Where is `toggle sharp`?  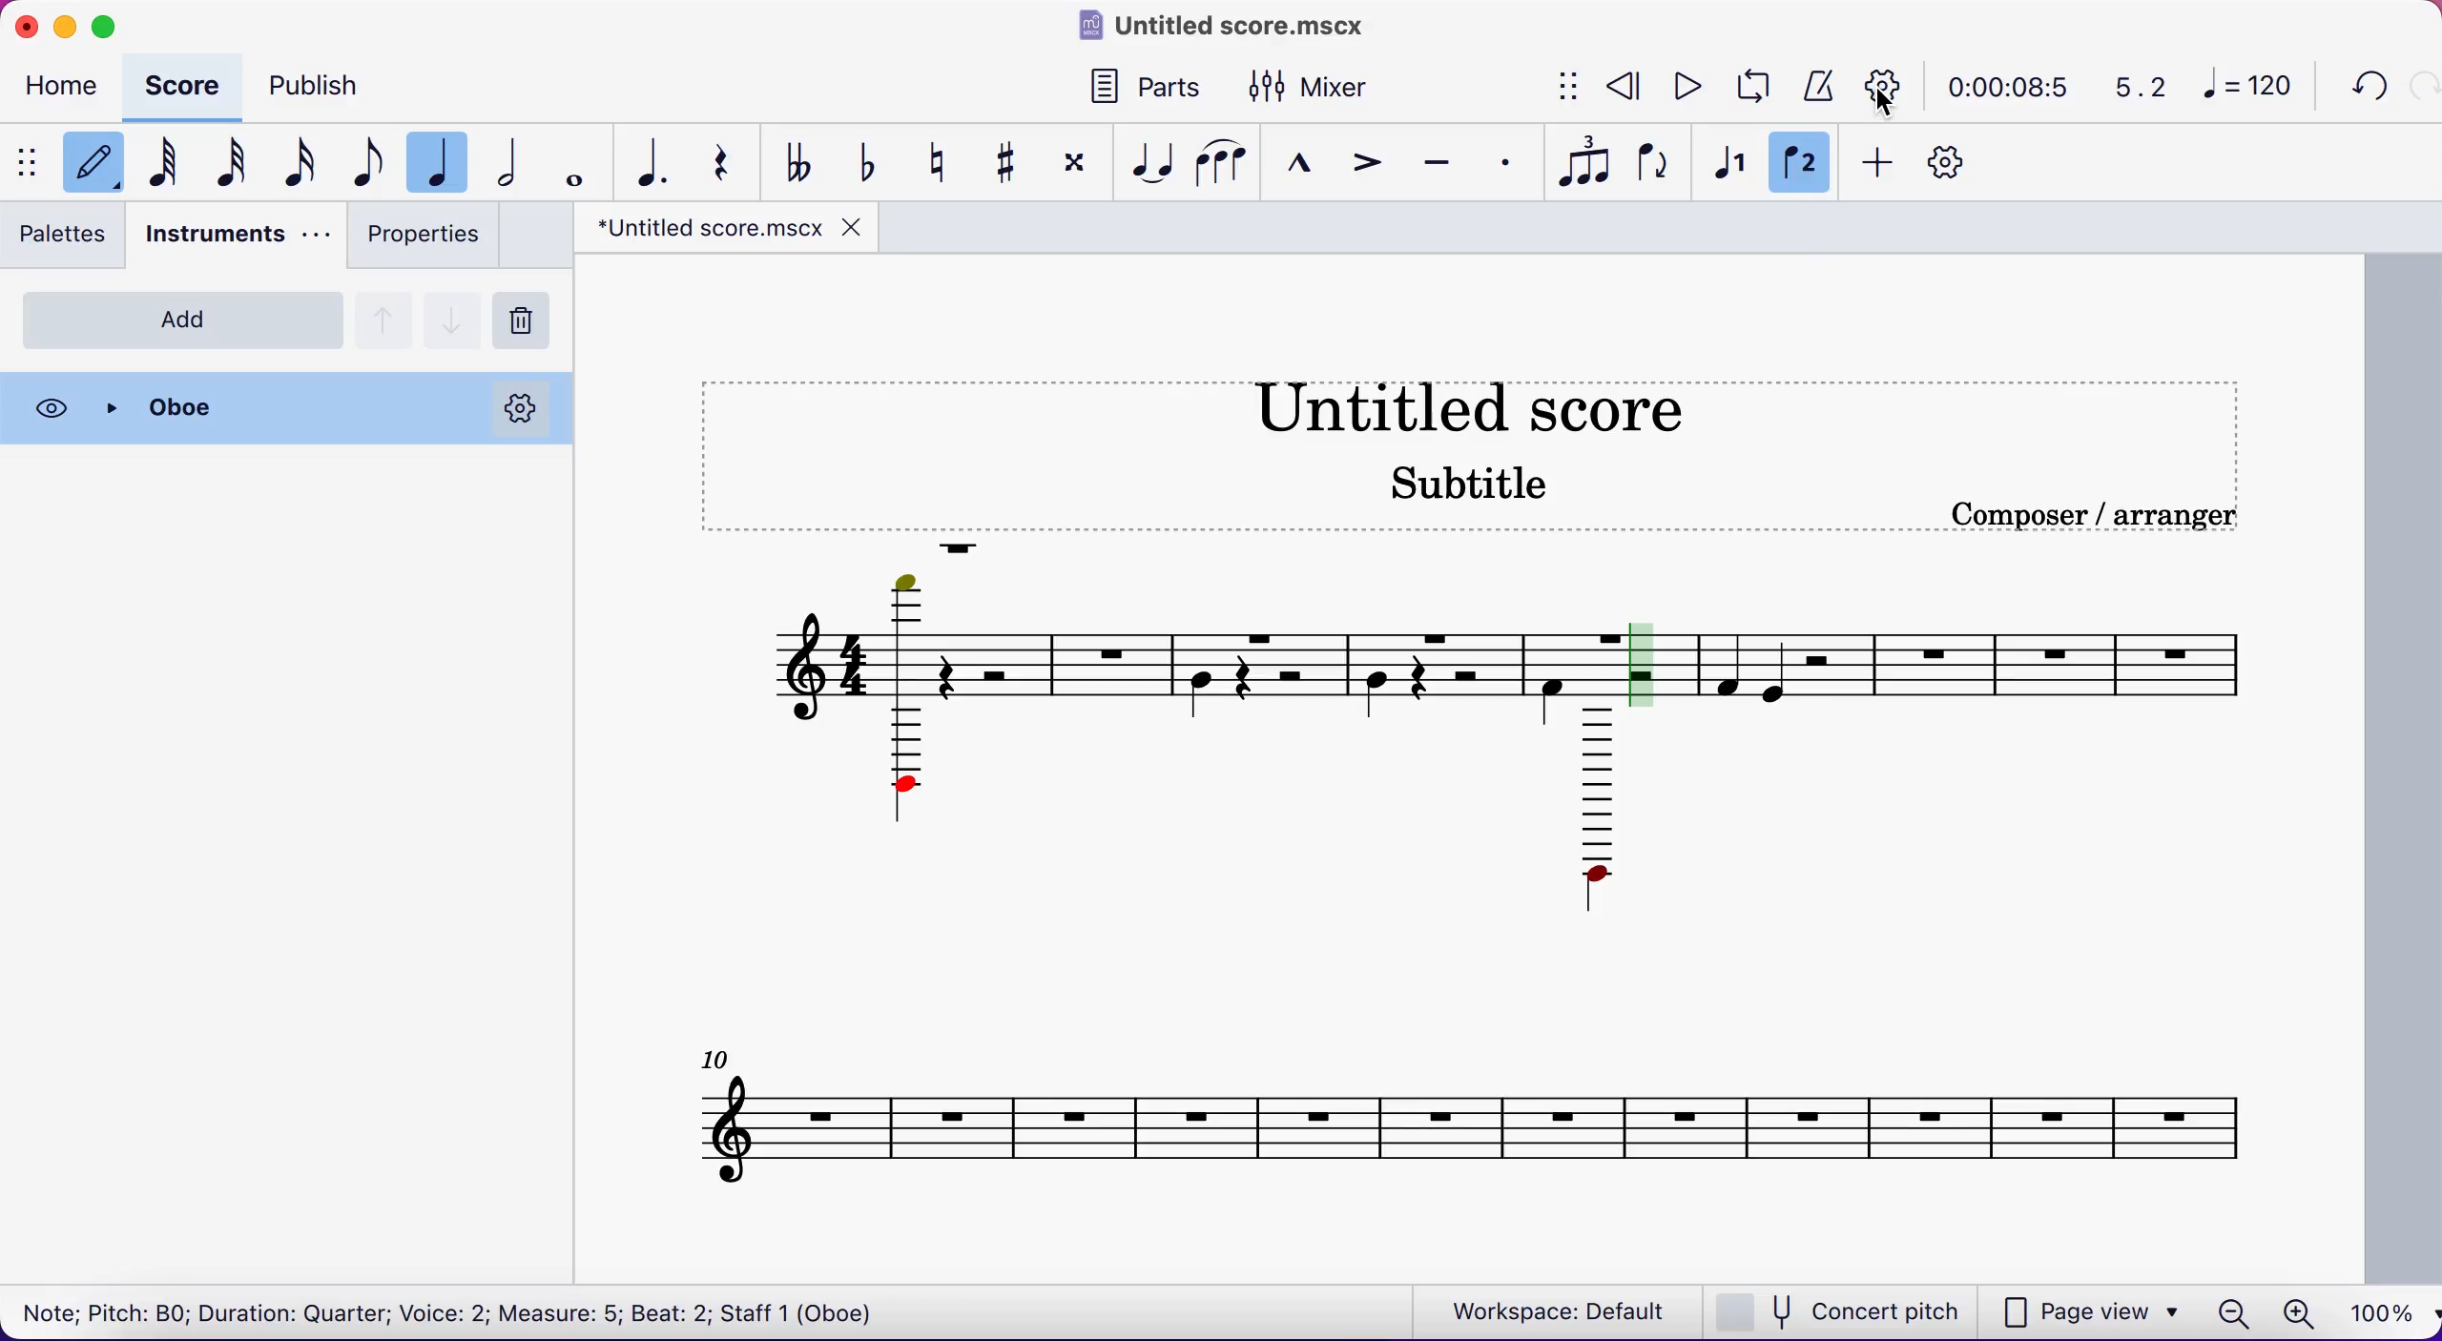
toggle sharp is located at coordinates (1015, 164).